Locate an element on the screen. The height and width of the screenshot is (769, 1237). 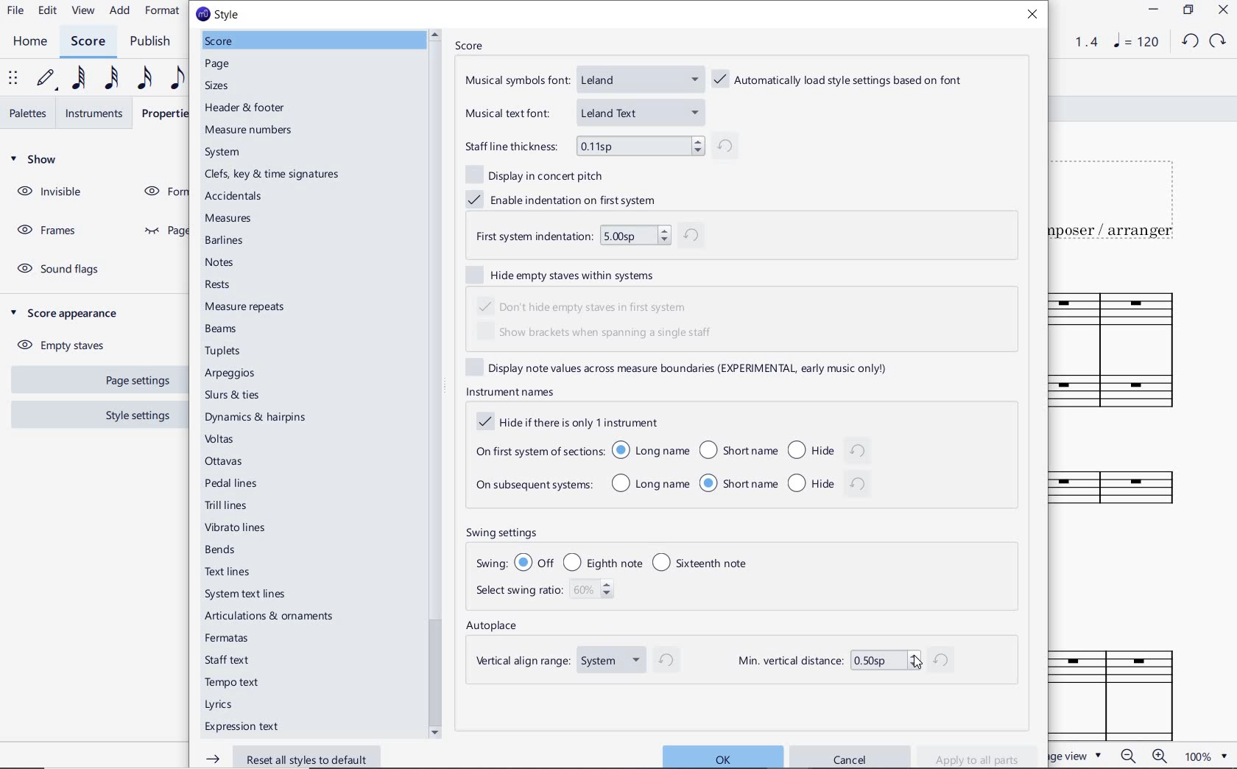
articulations & ornaments is located at coordinates (271, 617).